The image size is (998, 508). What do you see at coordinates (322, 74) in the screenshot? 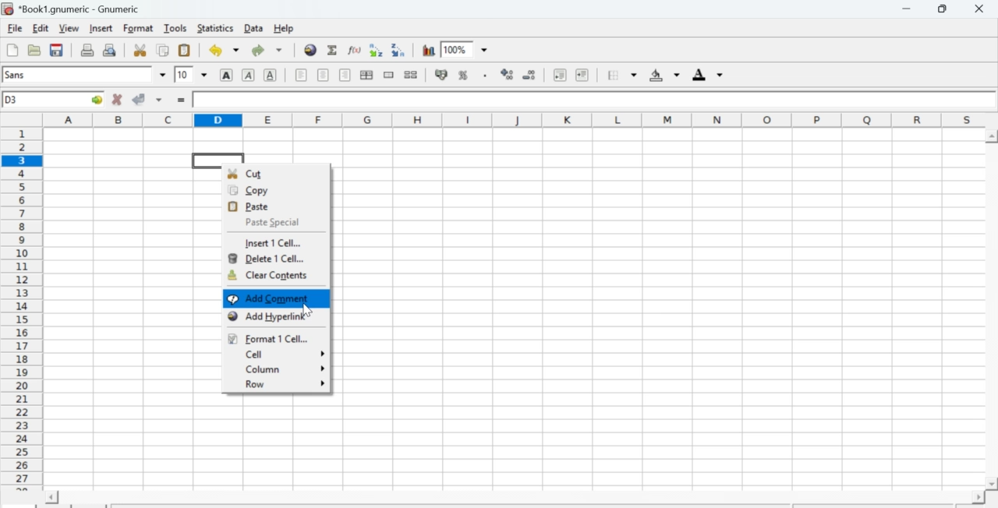
I see `Center horizontally` at bounding box center [322, 74].